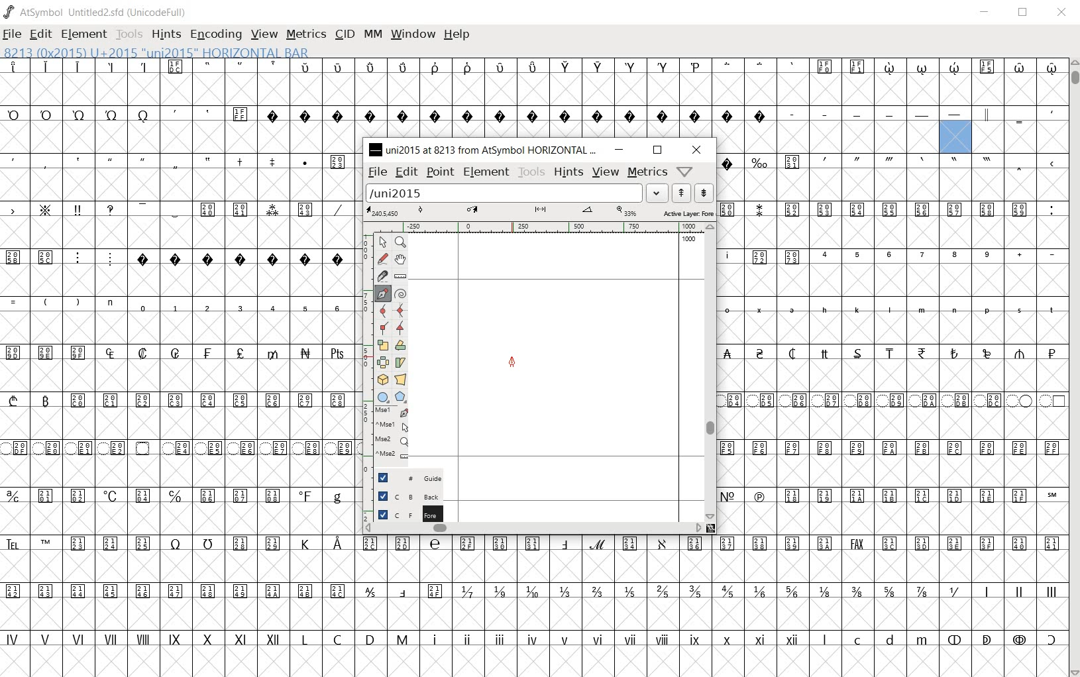  I want to click on uni2015 at 8213 from AtSymbol HORIZONTAL..., so click(484, 150).